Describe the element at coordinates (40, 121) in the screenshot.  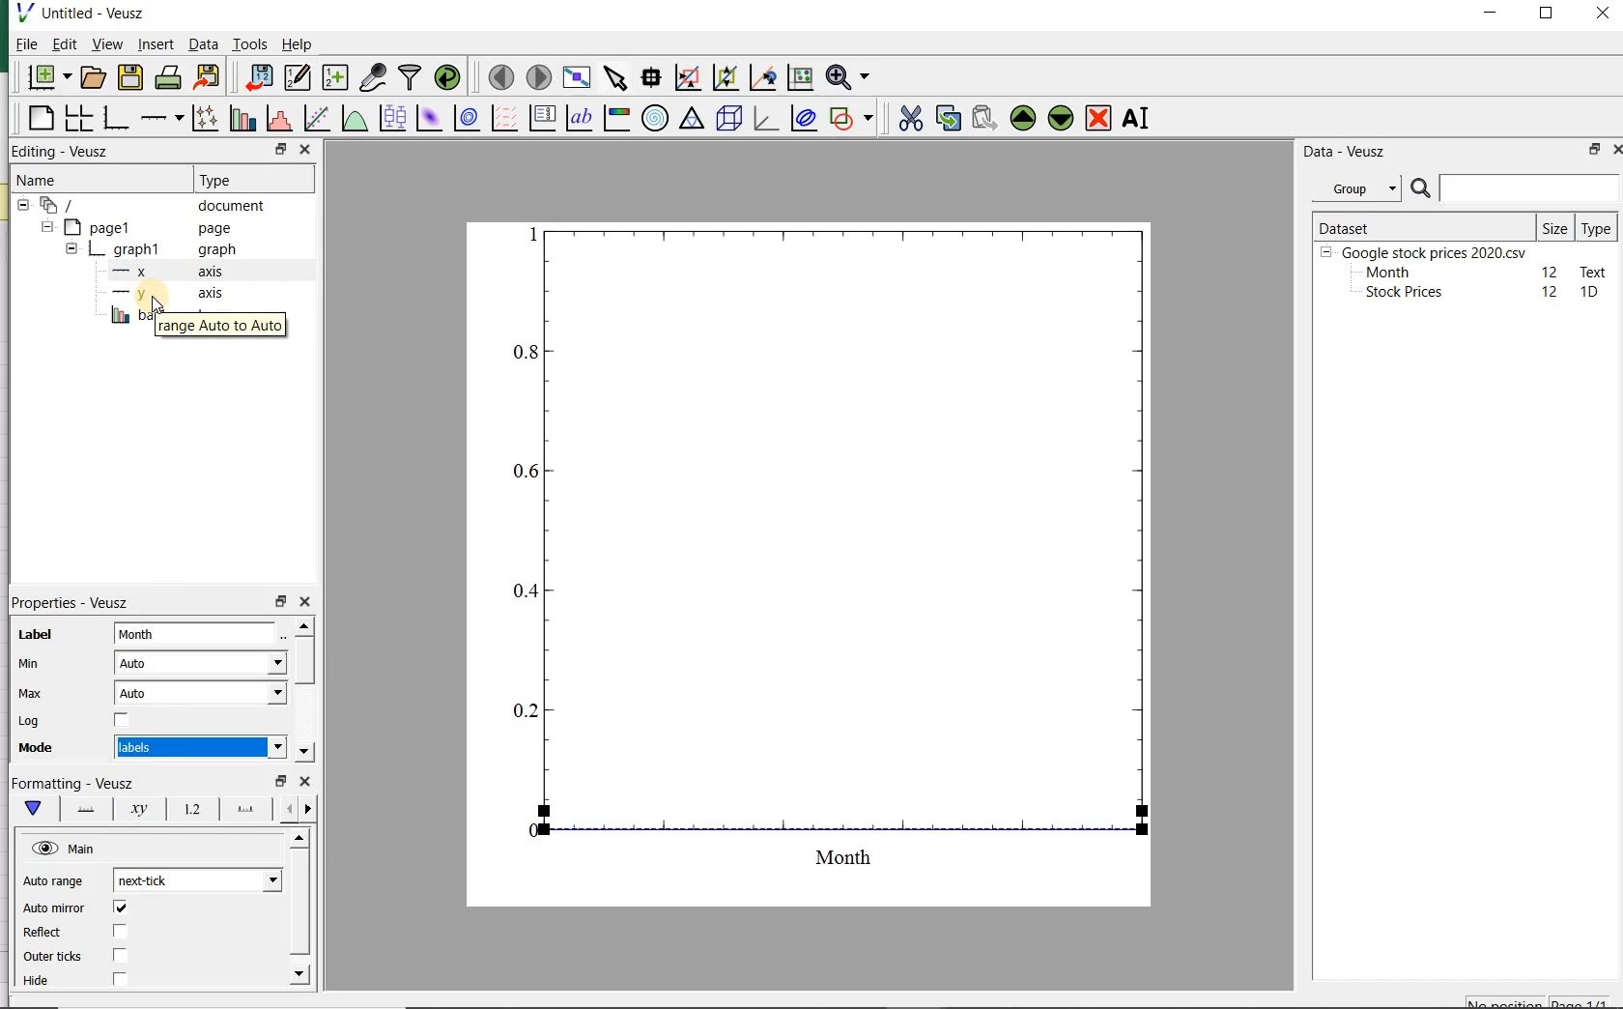
I see `blank page` at that location.